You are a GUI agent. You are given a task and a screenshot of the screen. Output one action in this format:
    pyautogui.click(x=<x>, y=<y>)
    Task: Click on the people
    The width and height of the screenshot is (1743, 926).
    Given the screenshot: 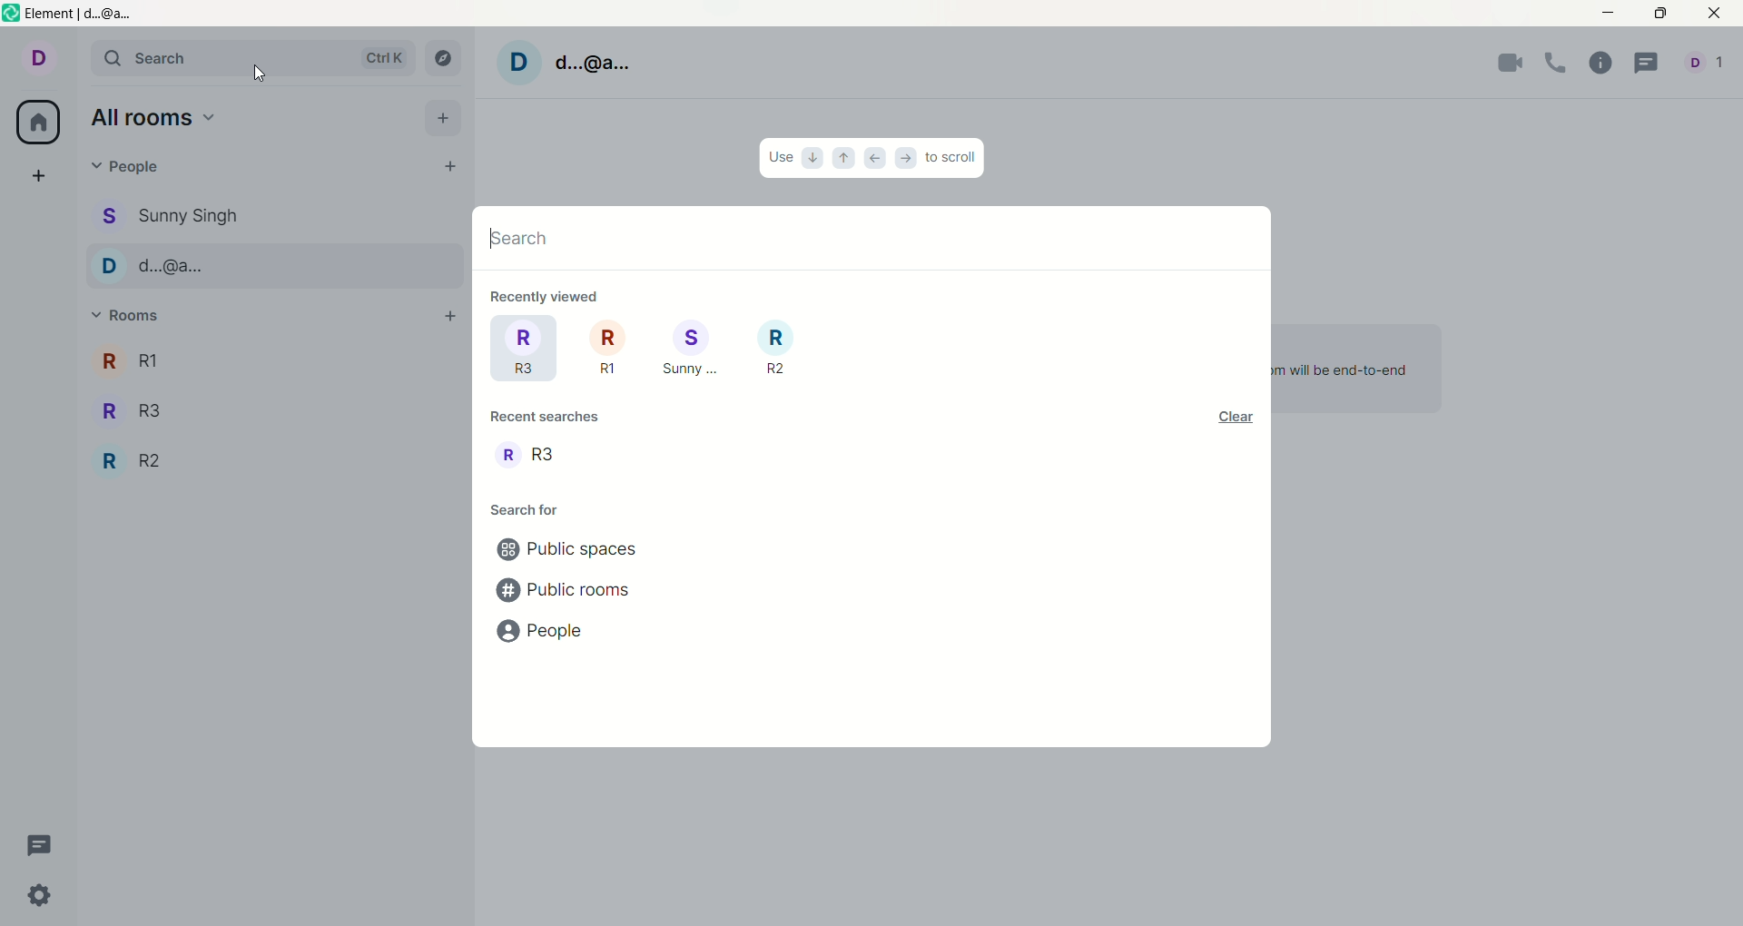 What is the action you would take?
    pyautogui.click(x=133, y=170)
    